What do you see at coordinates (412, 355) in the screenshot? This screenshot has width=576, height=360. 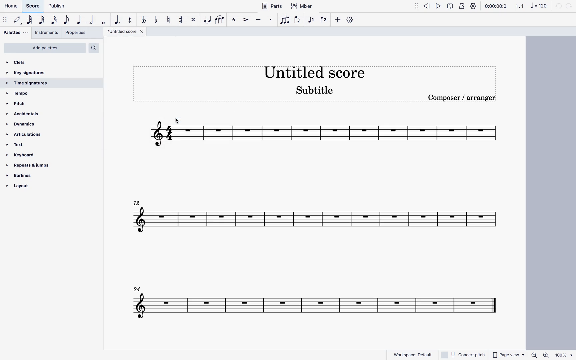 I see `workspace: default` at bounding box center [412, 355].